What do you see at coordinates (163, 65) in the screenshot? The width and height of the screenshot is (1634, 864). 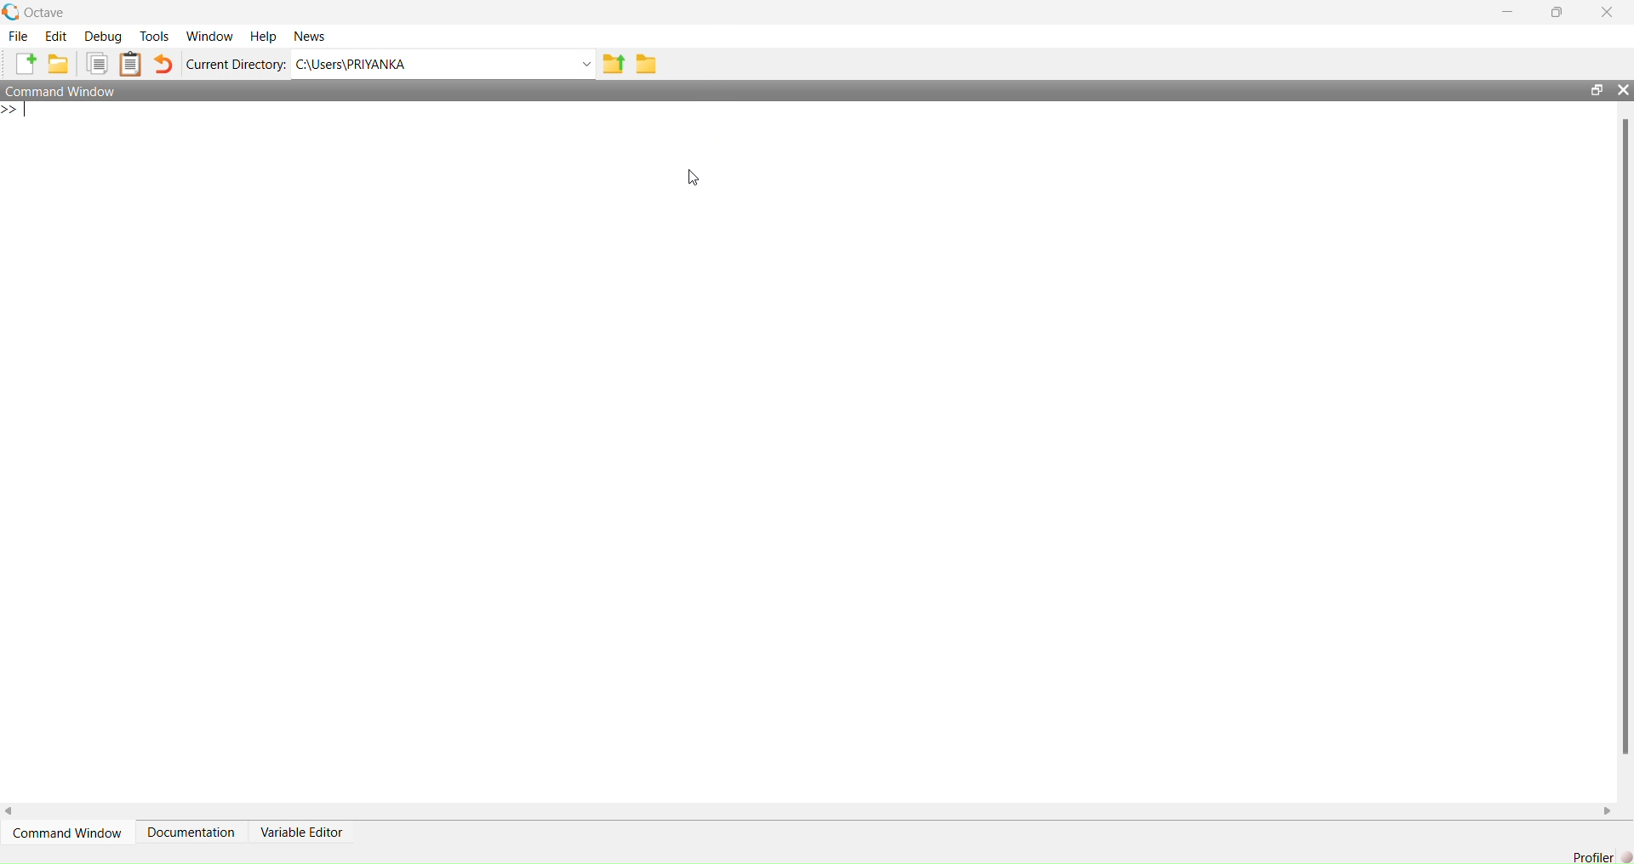 I see `undo` at bounding box center [163, 65].